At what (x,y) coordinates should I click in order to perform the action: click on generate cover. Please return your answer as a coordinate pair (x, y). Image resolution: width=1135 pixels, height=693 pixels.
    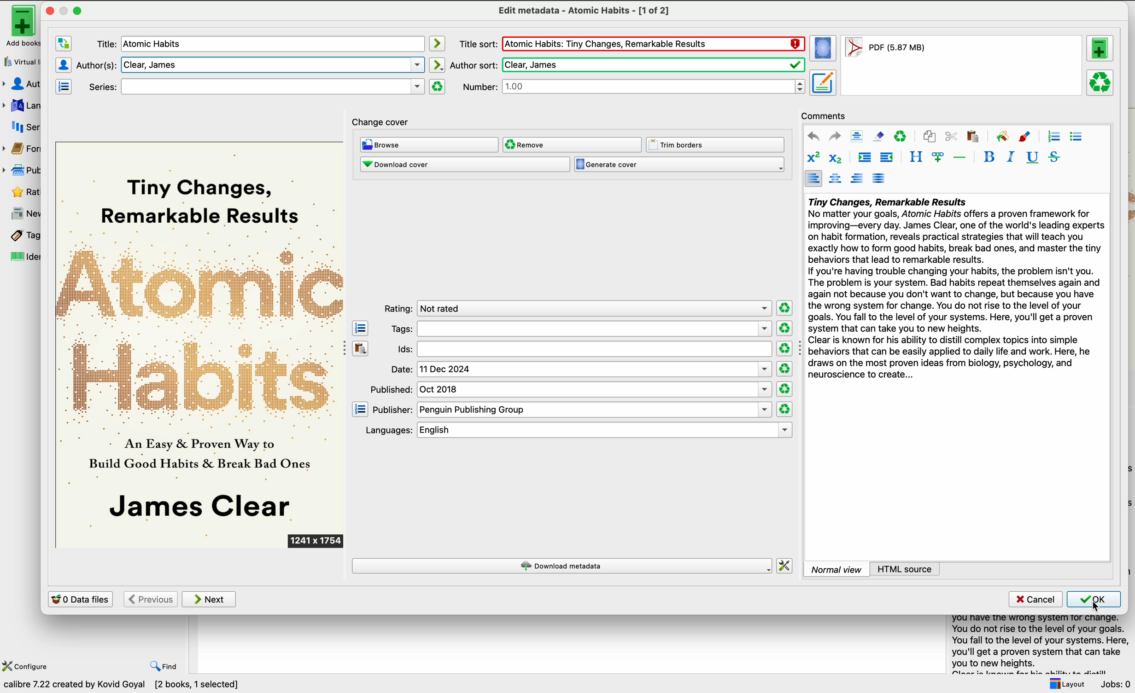
    Looking at the image, I should click on (679, 165).